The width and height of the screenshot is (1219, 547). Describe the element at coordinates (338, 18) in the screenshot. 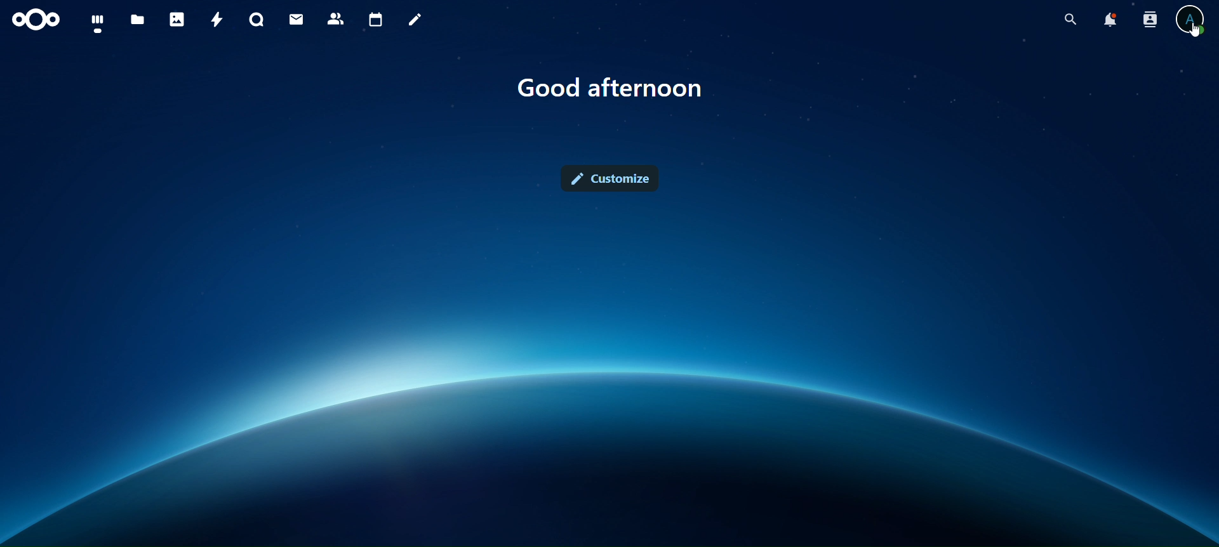

I see `contacts` at that location.